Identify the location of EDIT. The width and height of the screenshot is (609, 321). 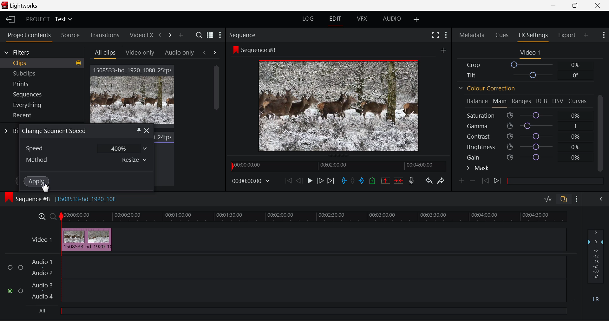
(337, 20).